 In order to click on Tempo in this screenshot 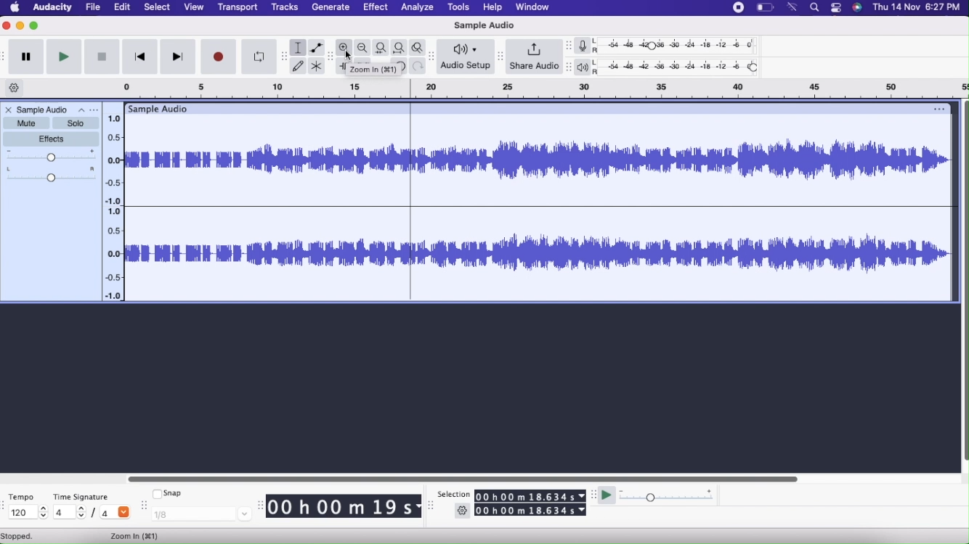, I will do `click(22, 495)`.